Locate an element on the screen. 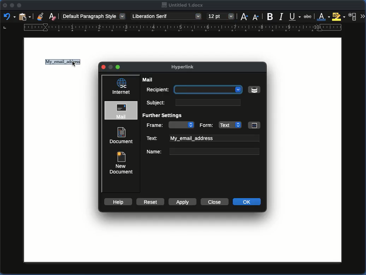  Apply is located at coordinates (182, 202).